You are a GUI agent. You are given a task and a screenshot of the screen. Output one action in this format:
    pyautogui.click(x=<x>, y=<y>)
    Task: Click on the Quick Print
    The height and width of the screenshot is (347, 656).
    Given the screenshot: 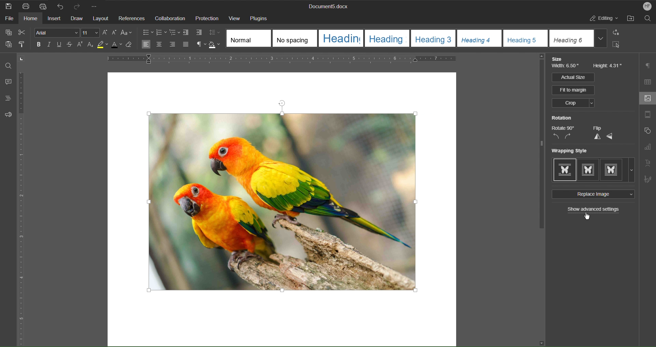 What is the action you would take?
    pyautogui.click(x=43, y=5)
    